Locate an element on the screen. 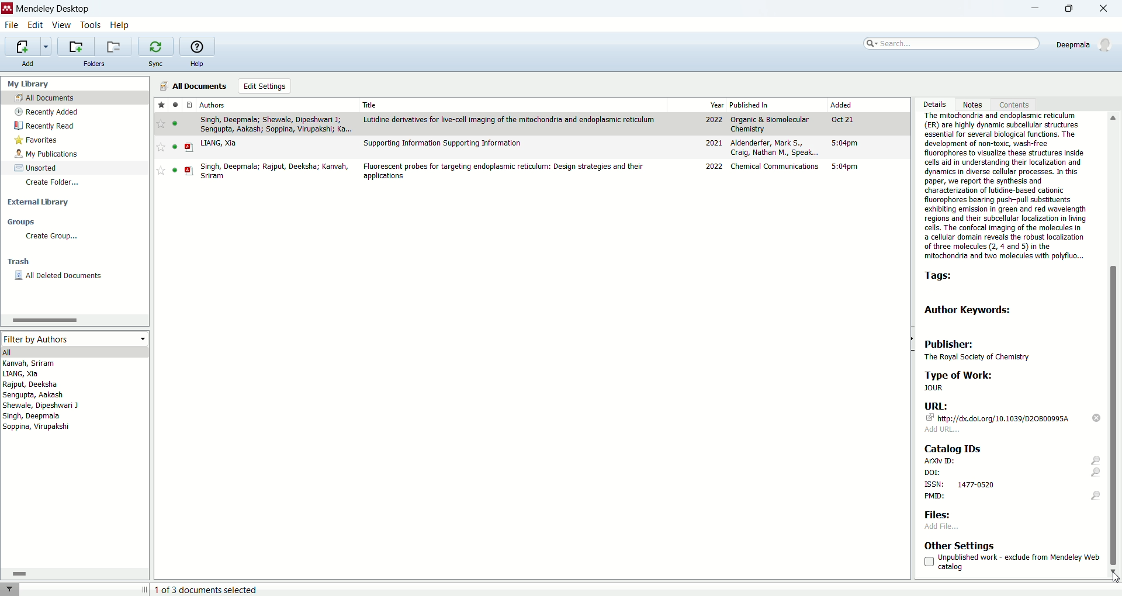 Image resolution: width=1122 pixels, height=596 pixels. chemical communications is located at coordinates (776, 166).